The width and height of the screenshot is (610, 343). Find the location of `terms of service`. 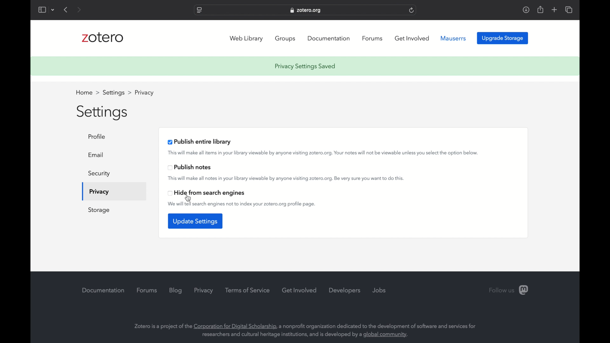

terms of service is located at coordinates (247, 290).